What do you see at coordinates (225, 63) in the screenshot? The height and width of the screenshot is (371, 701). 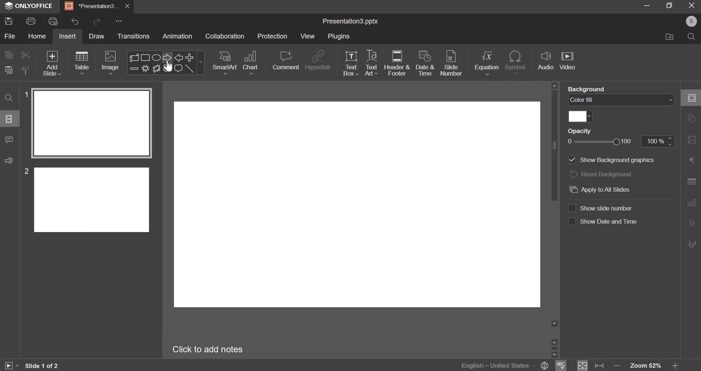 I see `smart art` at bounding box center [225, 63].